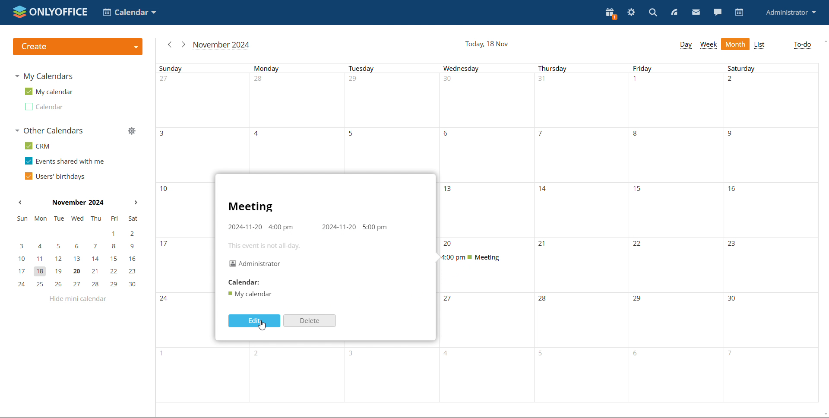  I want to click on Mondays, so click(299, 118).